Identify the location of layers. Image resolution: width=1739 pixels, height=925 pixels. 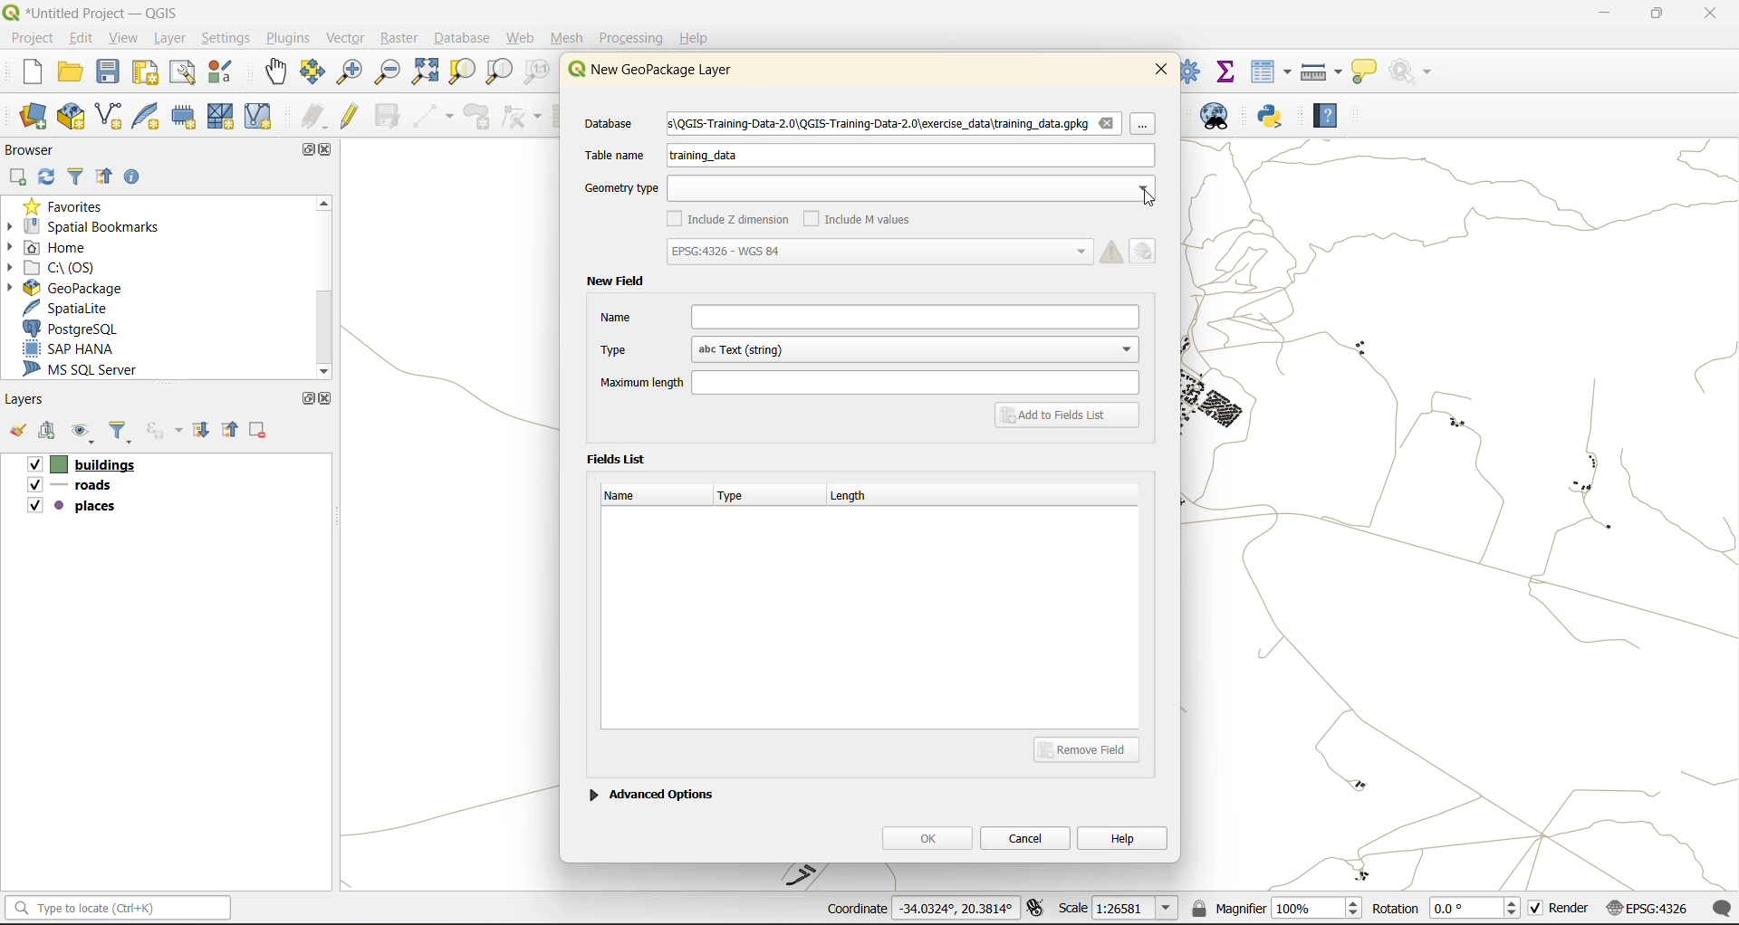
(29, 400).